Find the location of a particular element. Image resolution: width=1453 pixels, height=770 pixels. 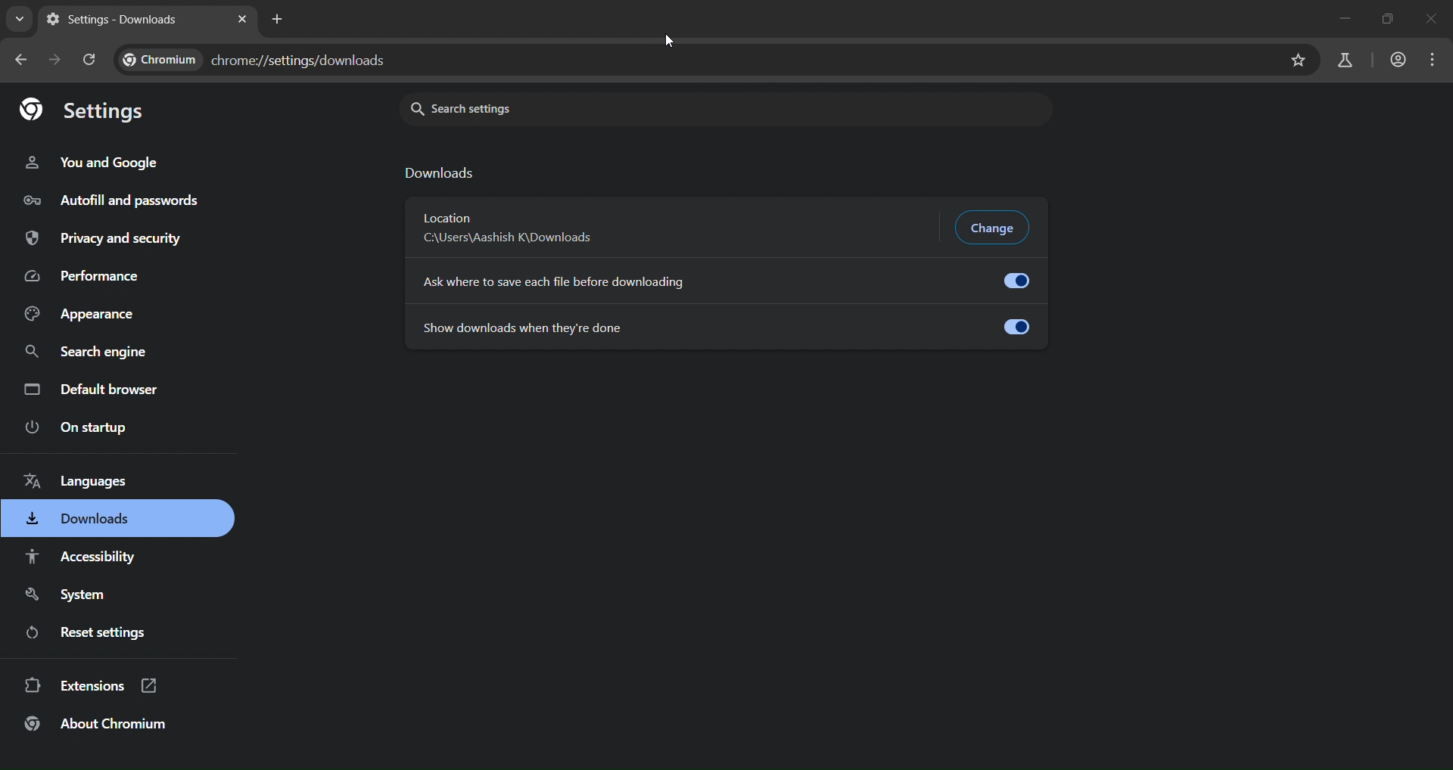

LocationC:\Users\Ashish K\Downloads is located at coordinates (518, 228).